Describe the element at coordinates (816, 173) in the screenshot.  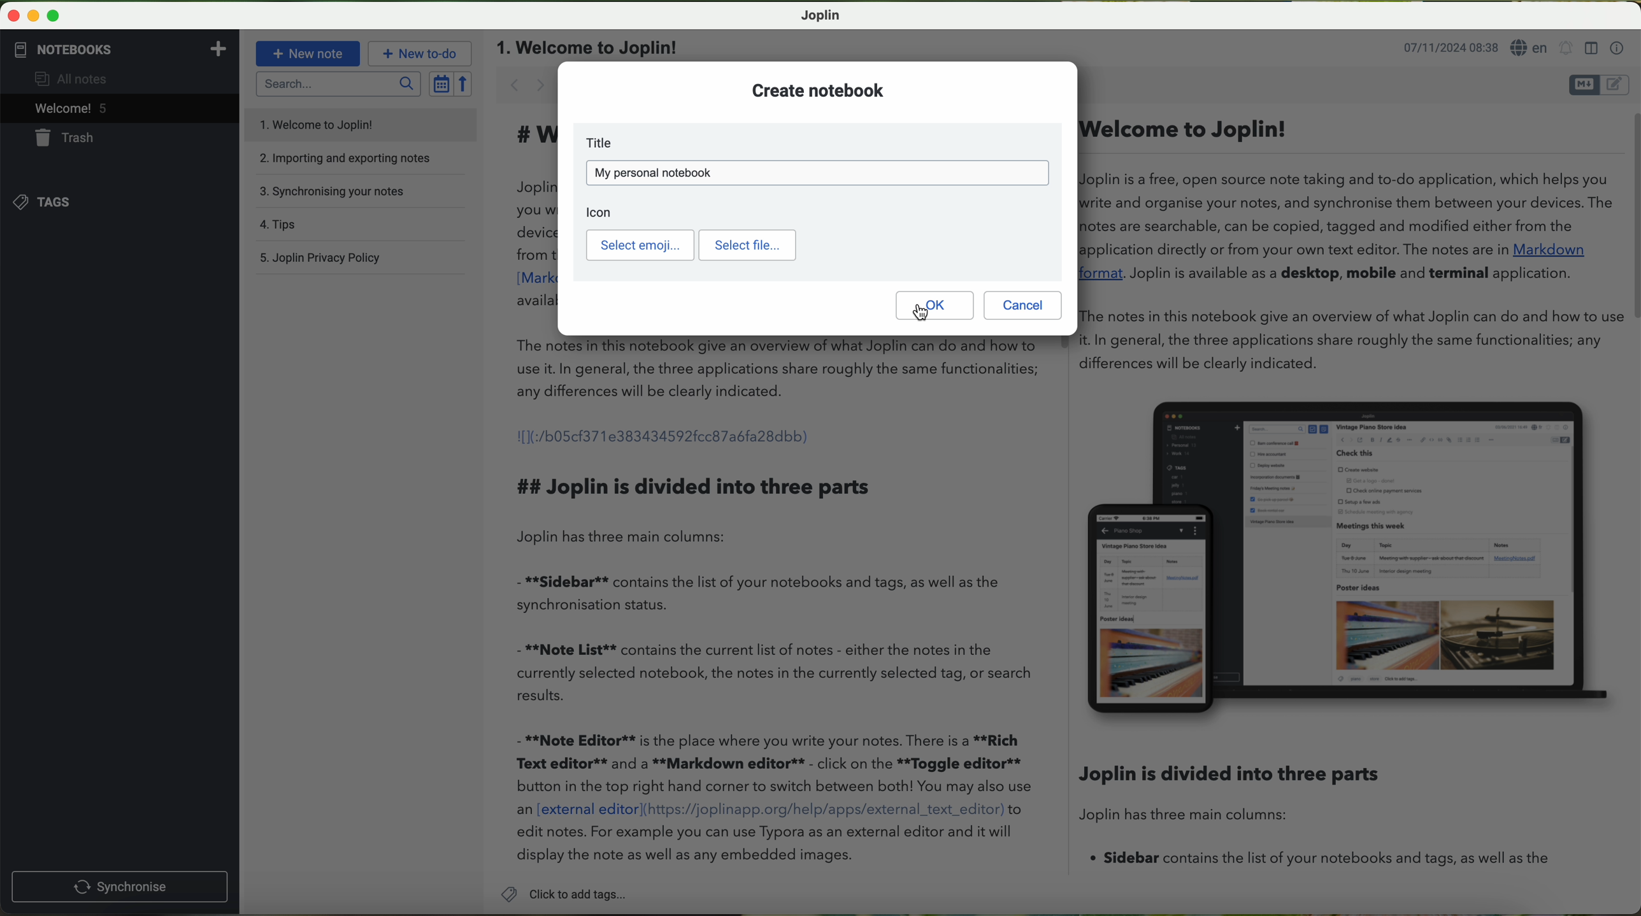
I see `my personal notebook - title` at that location.